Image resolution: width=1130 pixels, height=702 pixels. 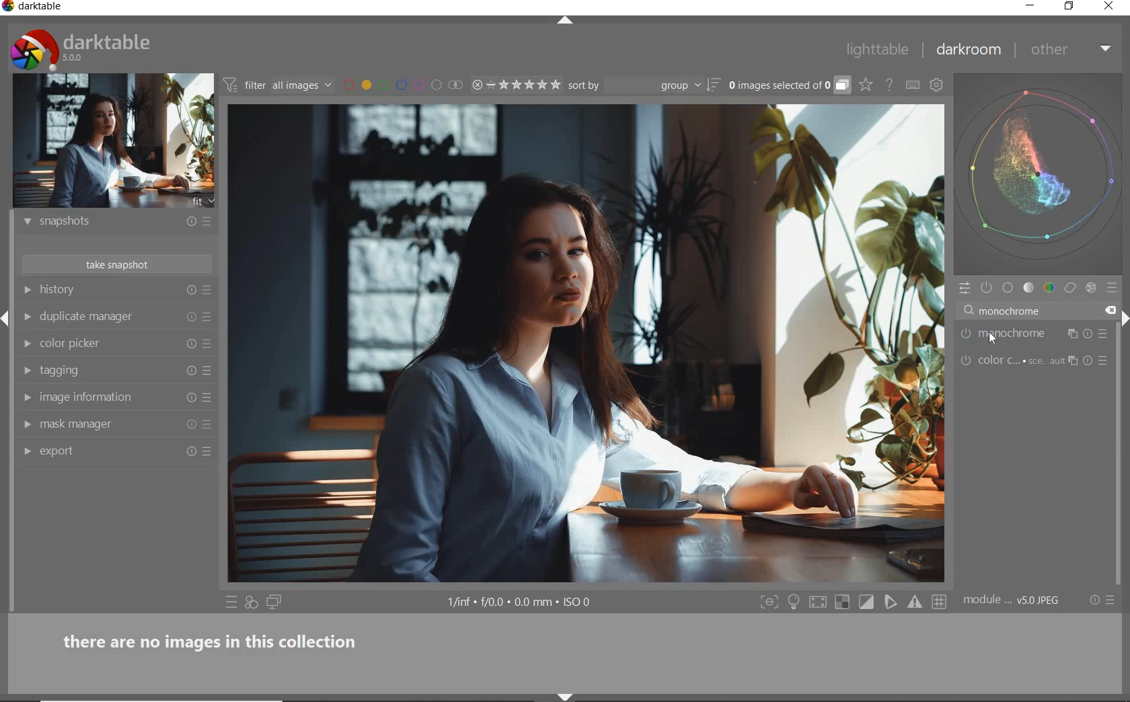 I want to click on reset, so click(x=191, y=291).